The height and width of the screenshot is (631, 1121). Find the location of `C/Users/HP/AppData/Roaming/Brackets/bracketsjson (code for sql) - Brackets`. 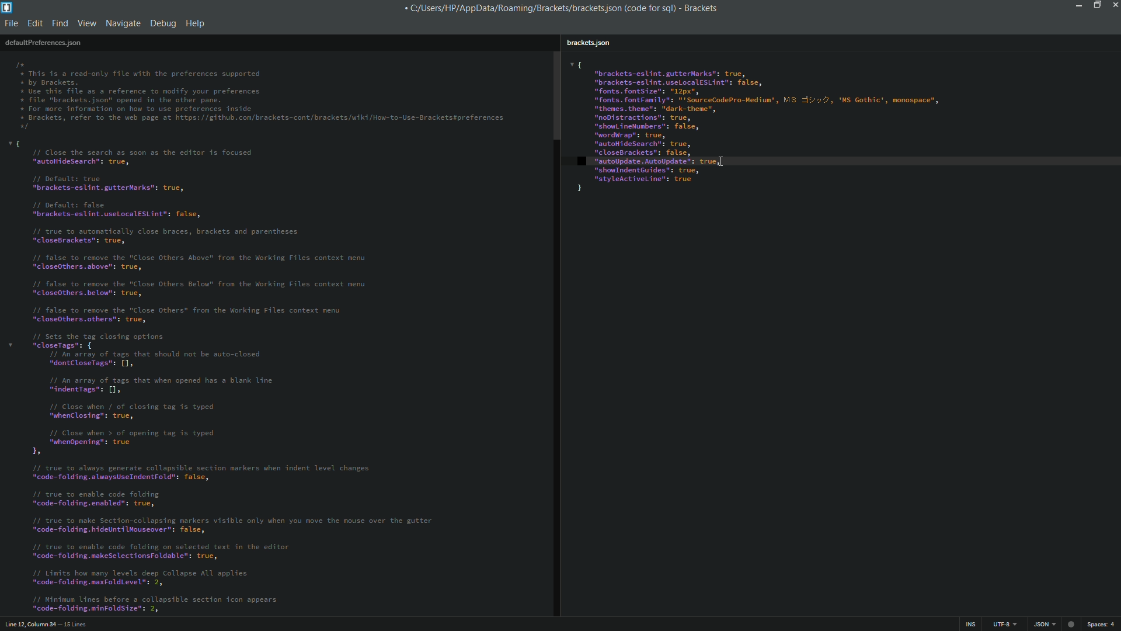

C/Users/HP/AppData/Roaming/Brackets/bracketsjson (code for sql) - Brackets is located at coordinates (566, 9).